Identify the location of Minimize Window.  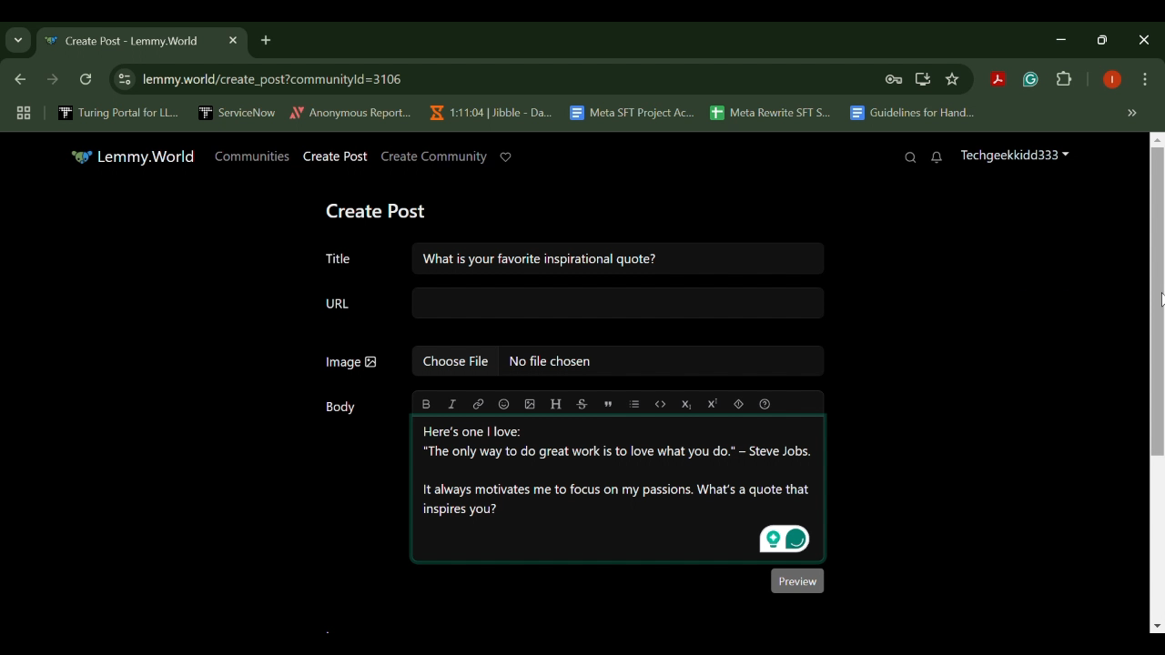
(1105, 39).